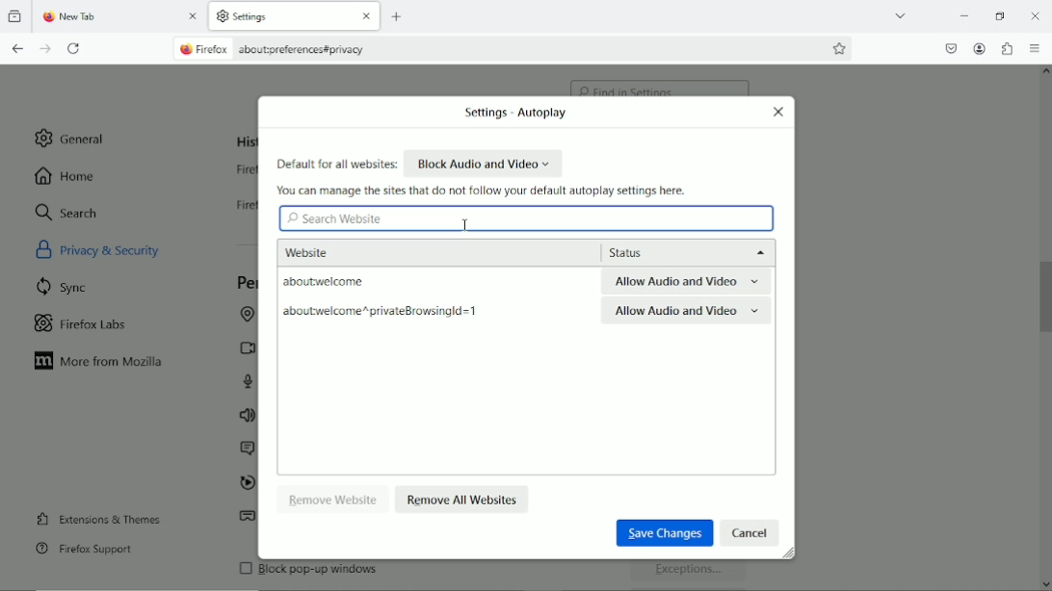  What do you see at coordinates (900, 14) in the screenshot?
I see `List all tabs` at bounding box center [900, 14].